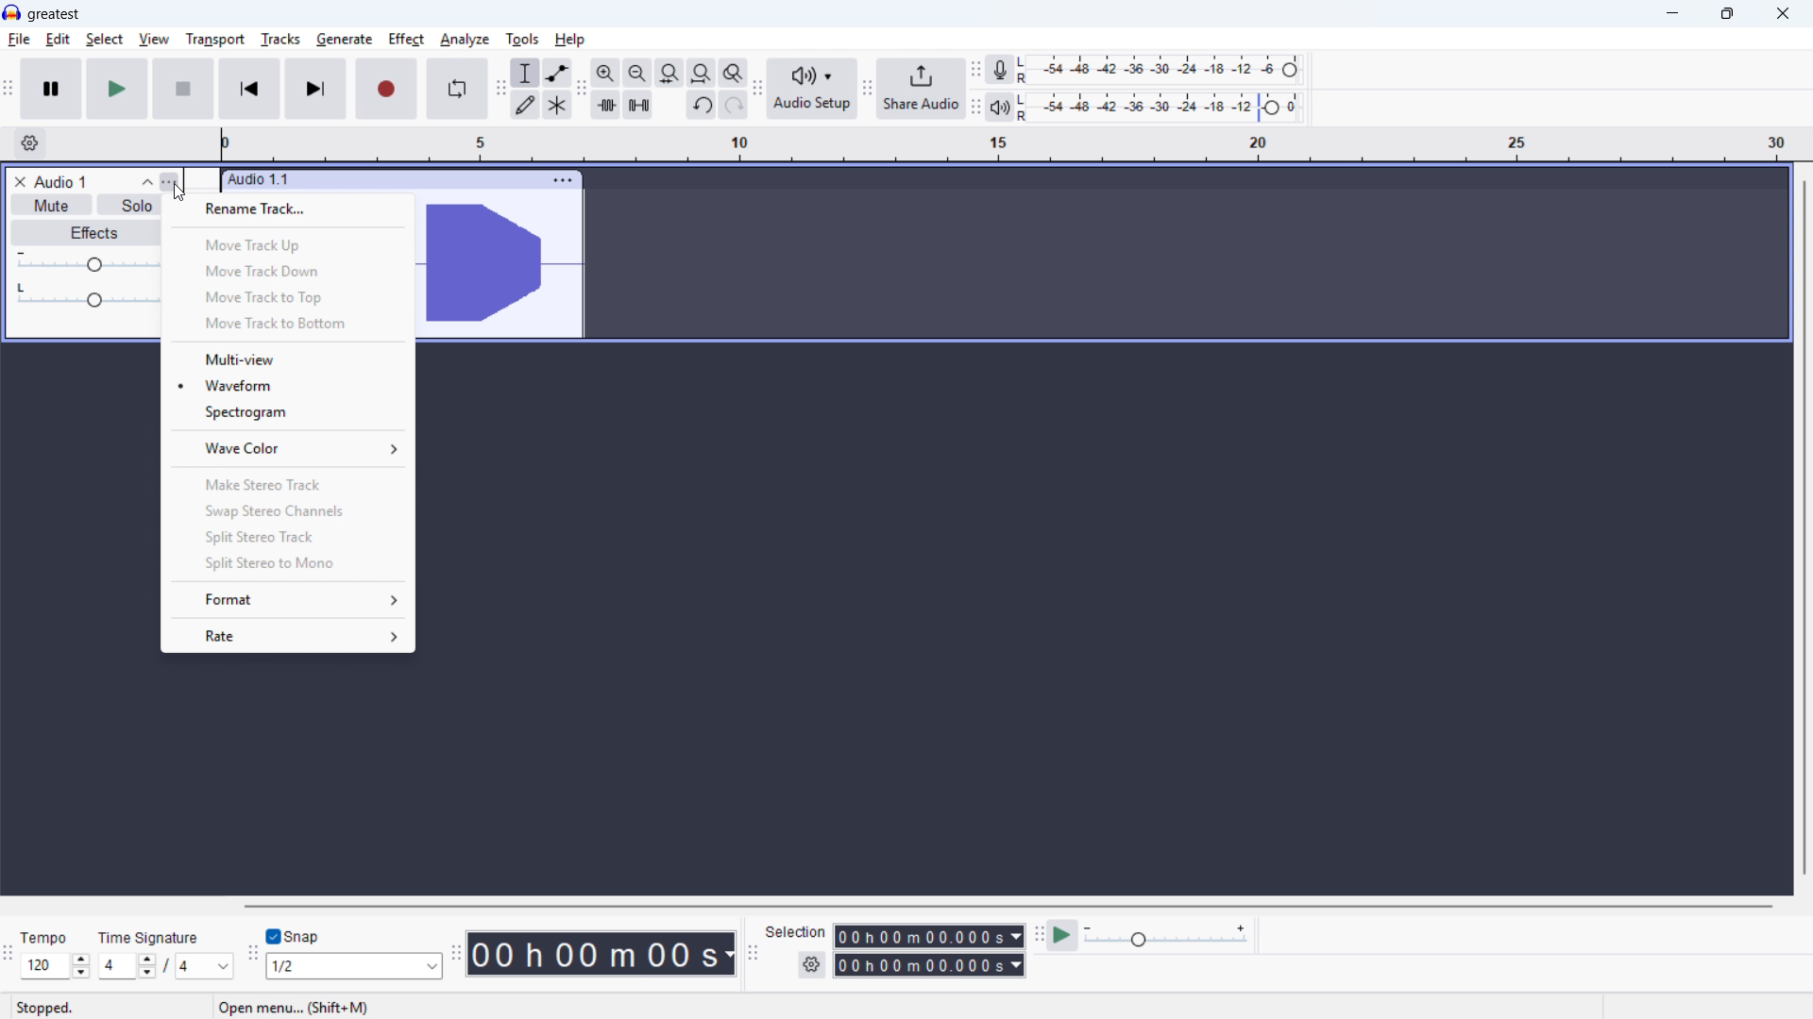 Image resolution: width=1813 pixels, height=1019 pixels. What do you see at coordinates (289, 296) in the screenshot?
I see `Move track to top ` at bounding box center [289, 296].